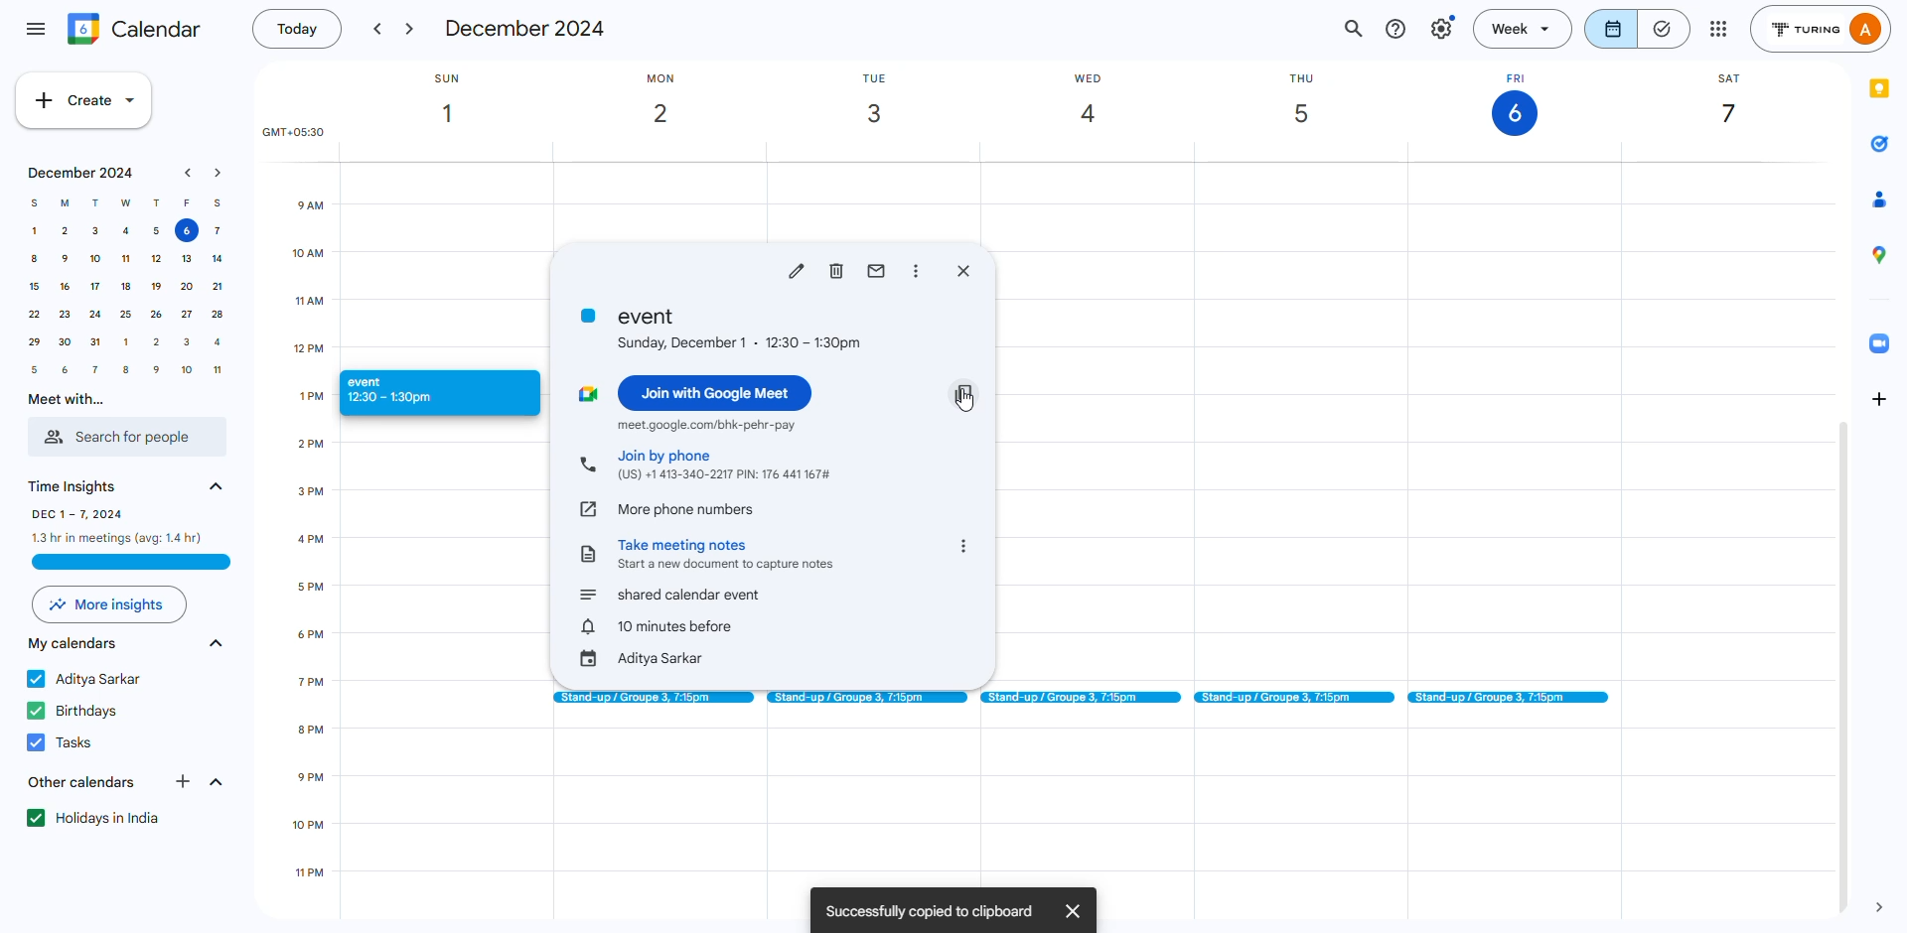 Image resolution: width=1907 pixels, height=933 pixels. I want to click on app, so click(1881, 339).